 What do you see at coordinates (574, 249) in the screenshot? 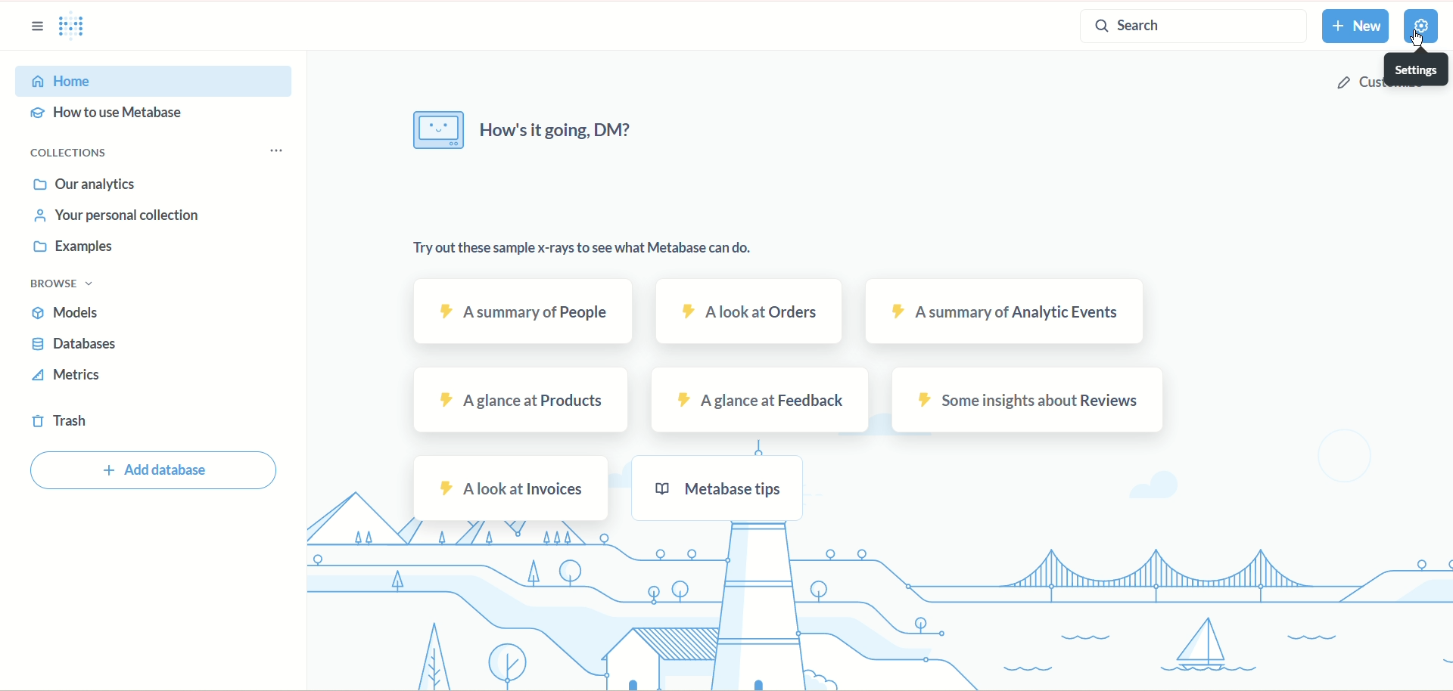
I see `try out these sample x-rays to see what metabase can do` at bounding box center [574, 249].